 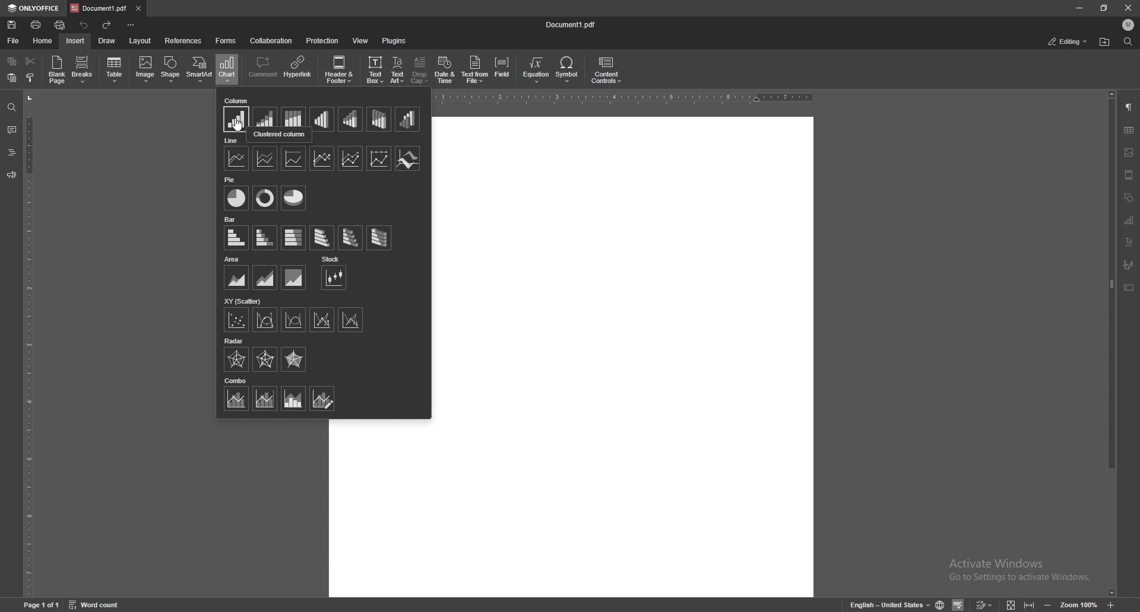 I want to click on scatter with smooth lines and markers, so click(x=265, y=320).